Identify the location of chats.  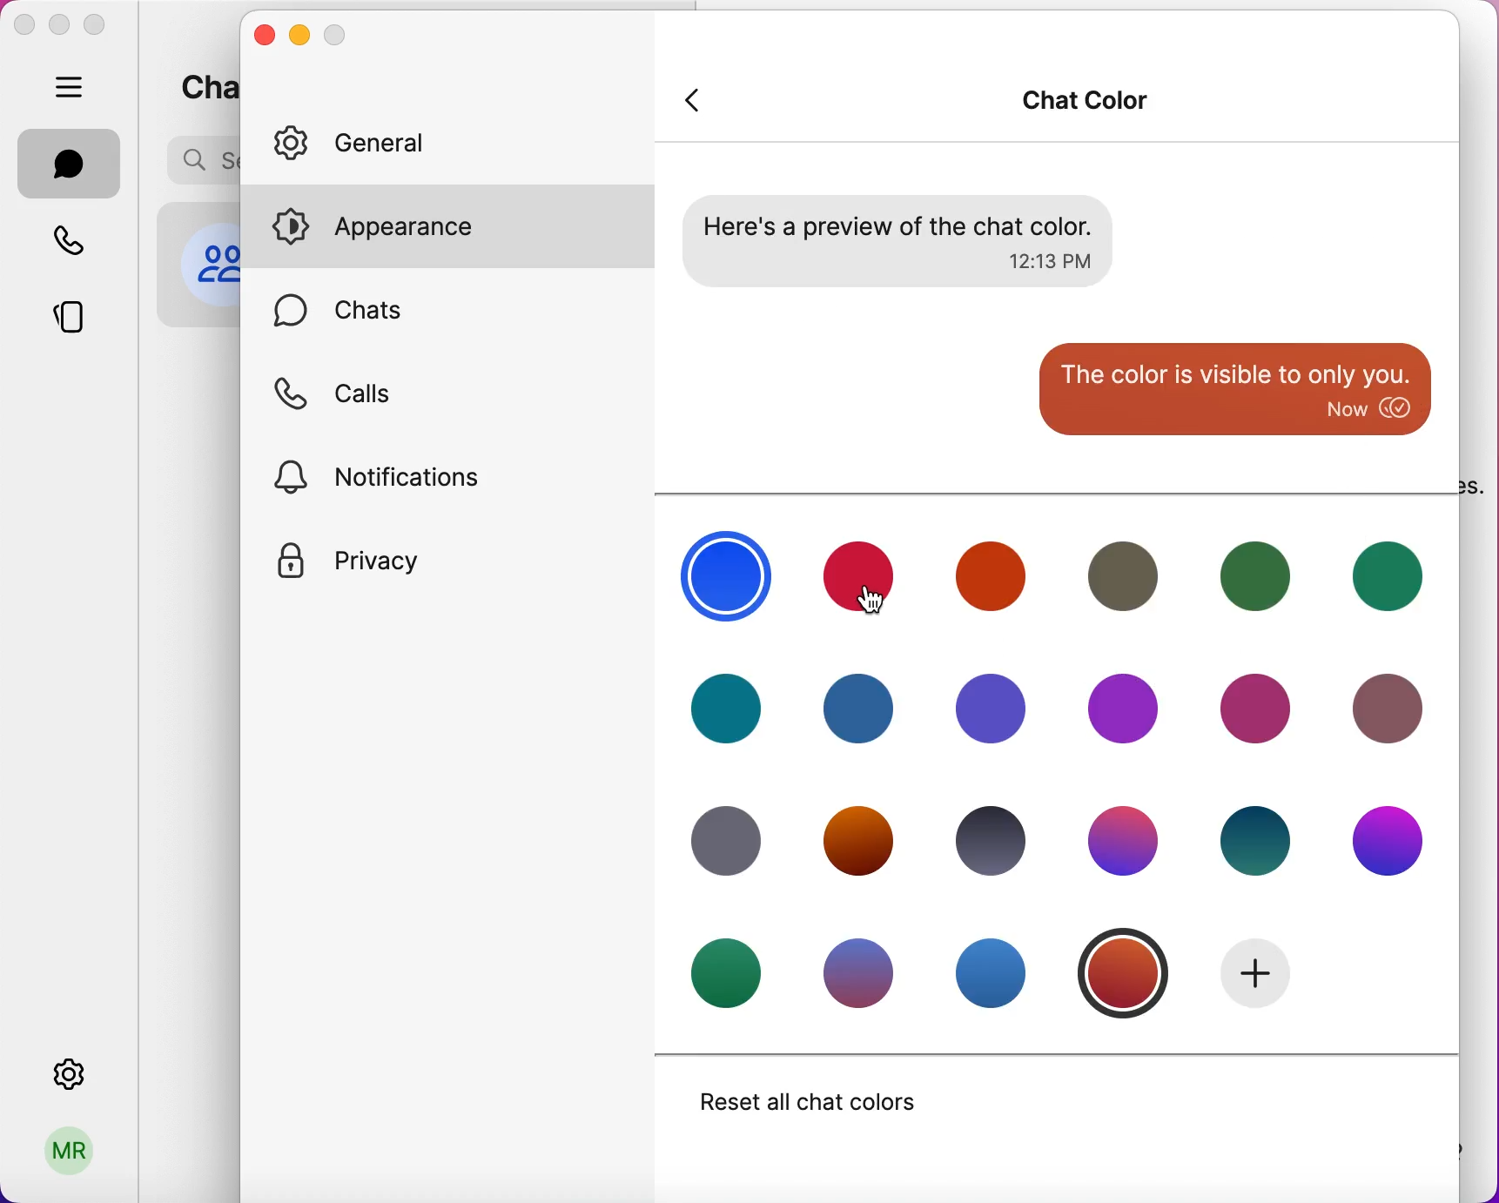
(373, 311).